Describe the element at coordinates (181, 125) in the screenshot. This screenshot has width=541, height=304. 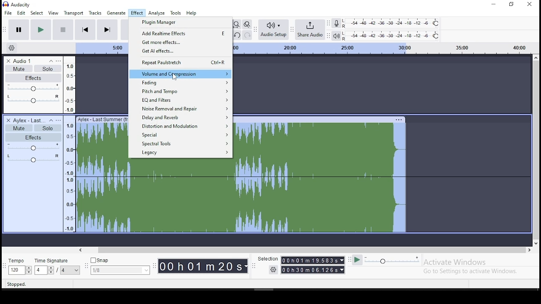
I see `distortion and modulation` at that location.